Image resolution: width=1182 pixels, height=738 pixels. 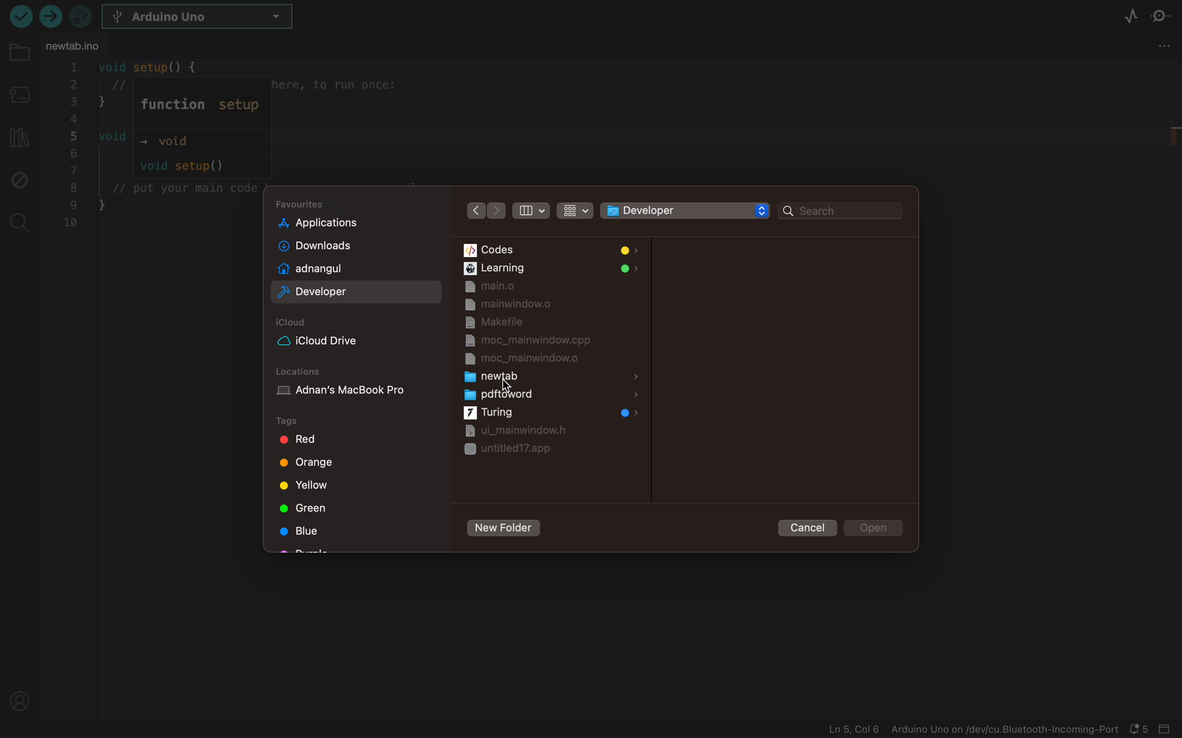 I want to click on pdftoword, so click(x=549, y=395).